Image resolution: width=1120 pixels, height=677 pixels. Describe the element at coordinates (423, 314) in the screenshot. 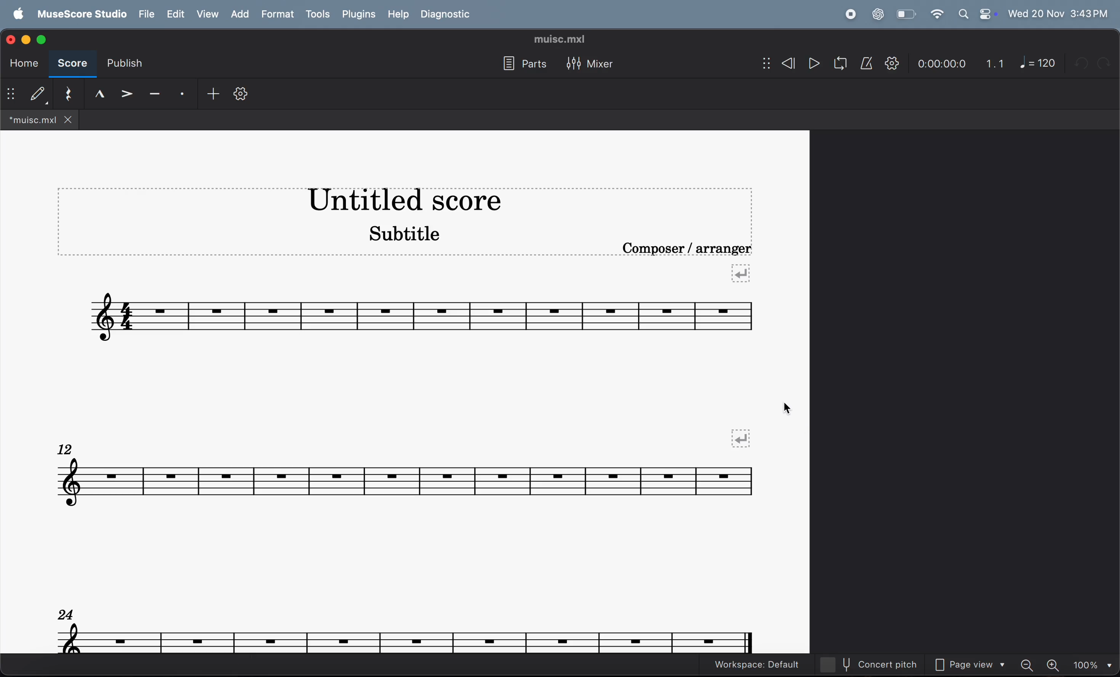

I see `notes` at that location.